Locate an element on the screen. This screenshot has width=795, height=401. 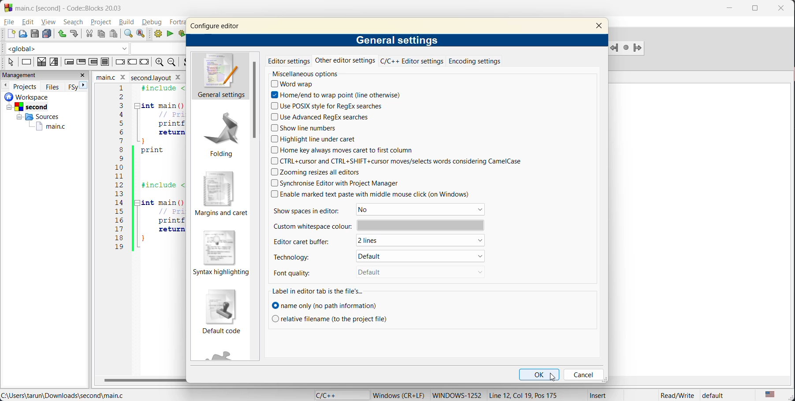
save is located at coordinates (34, 33).